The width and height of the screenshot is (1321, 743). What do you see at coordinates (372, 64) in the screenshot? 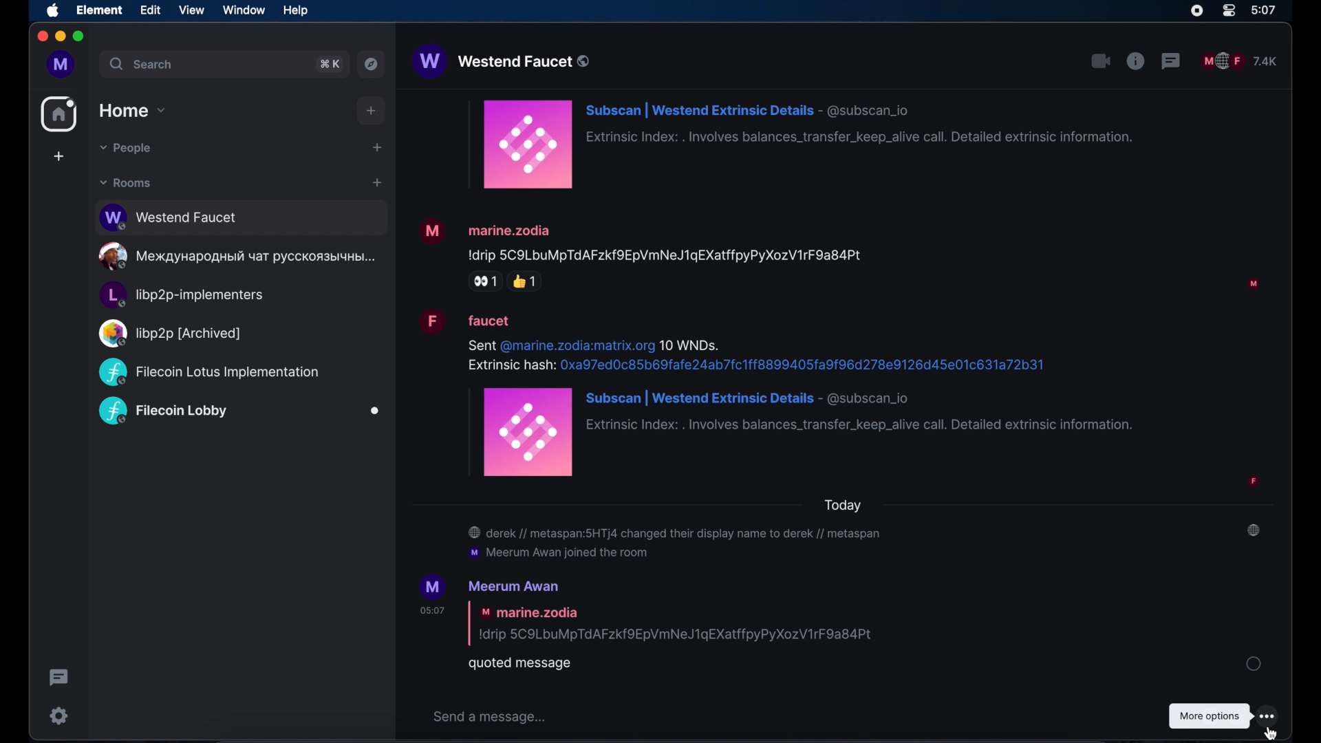
I see `explore public rooms` at bounding box center [372, 64].